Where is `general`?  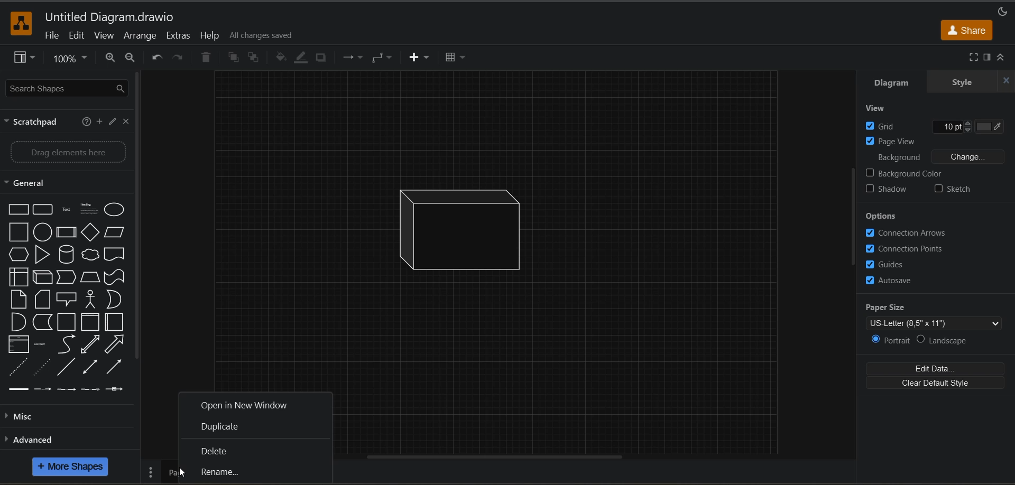 general is located at coordinates (35, 183).